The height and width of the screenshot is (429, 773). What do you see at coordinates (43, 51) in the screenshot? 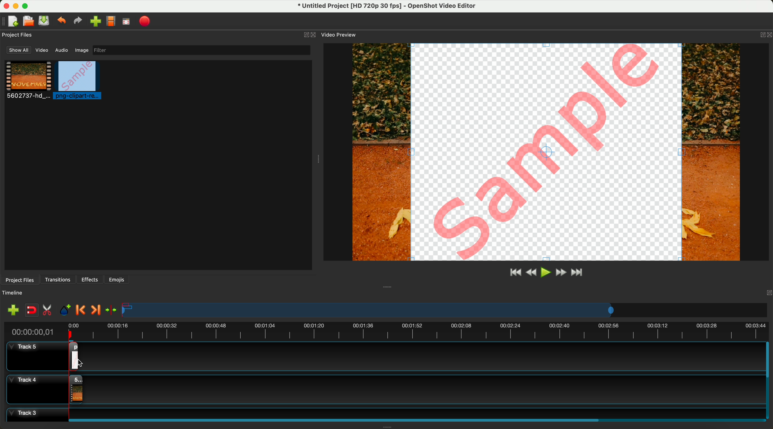
I see `video` at bounding box center [43, 51].